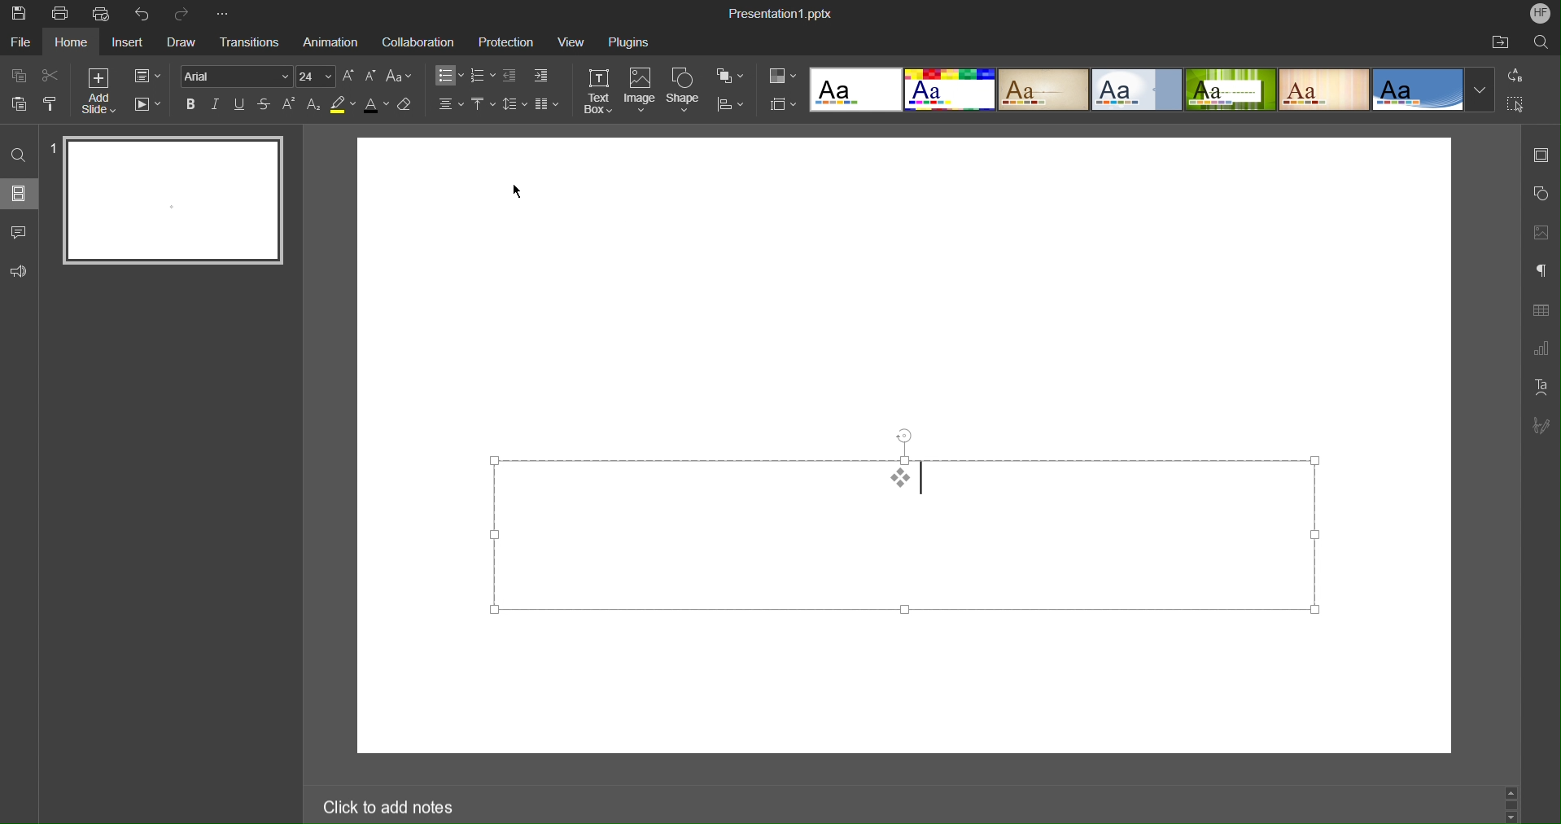 This screenshot has height=824, width=1561. What do you see at coordinates (1230, 90) in the screenshot?
I see `template` at bounding box center [1230, 90].